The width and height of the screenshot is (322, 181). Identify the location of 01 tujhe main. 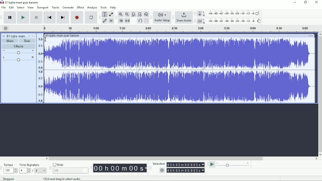
(16, 36).